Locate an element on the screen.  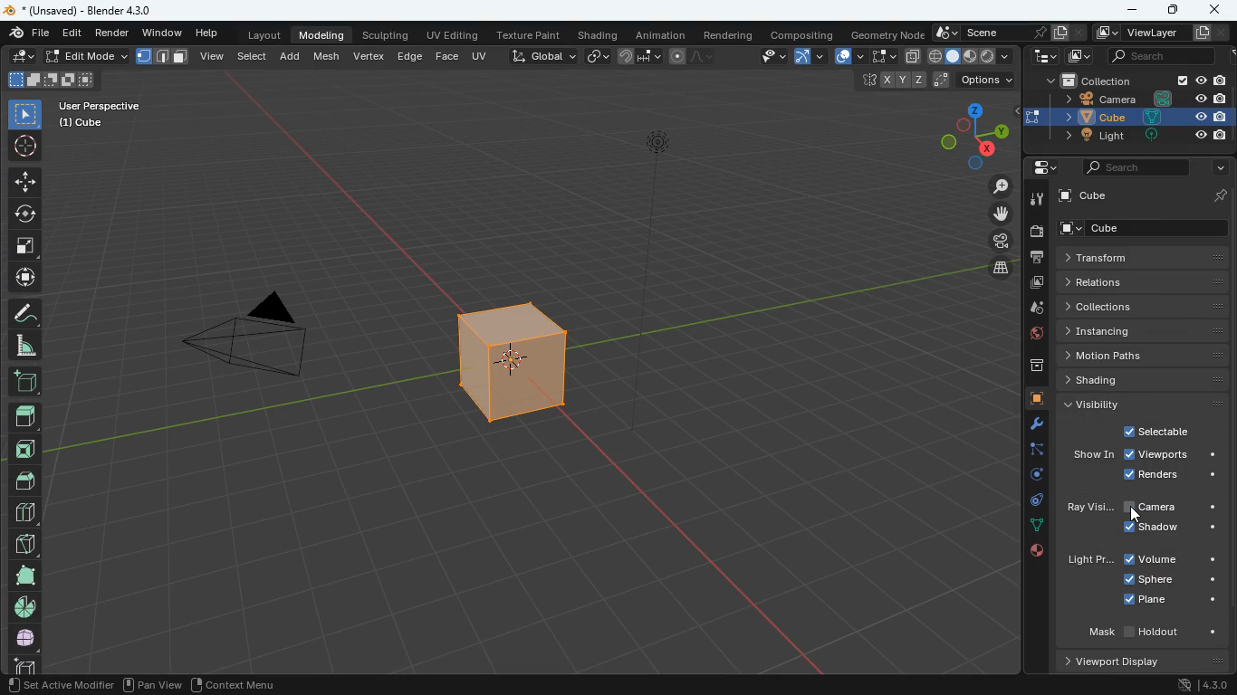
postion is located at coordinates (938, 81).